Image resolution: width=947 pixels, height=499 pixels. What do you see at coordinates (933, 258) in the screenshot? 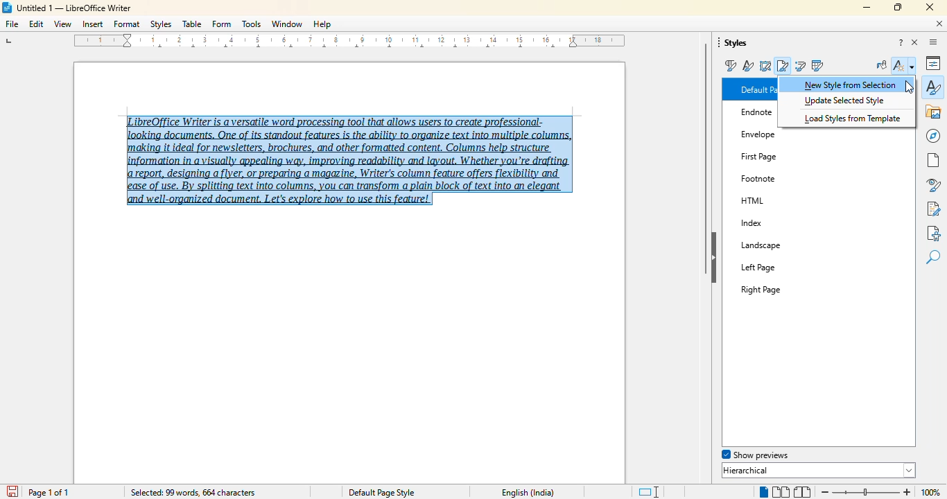
I see `find` at bounding box center [933, 258].